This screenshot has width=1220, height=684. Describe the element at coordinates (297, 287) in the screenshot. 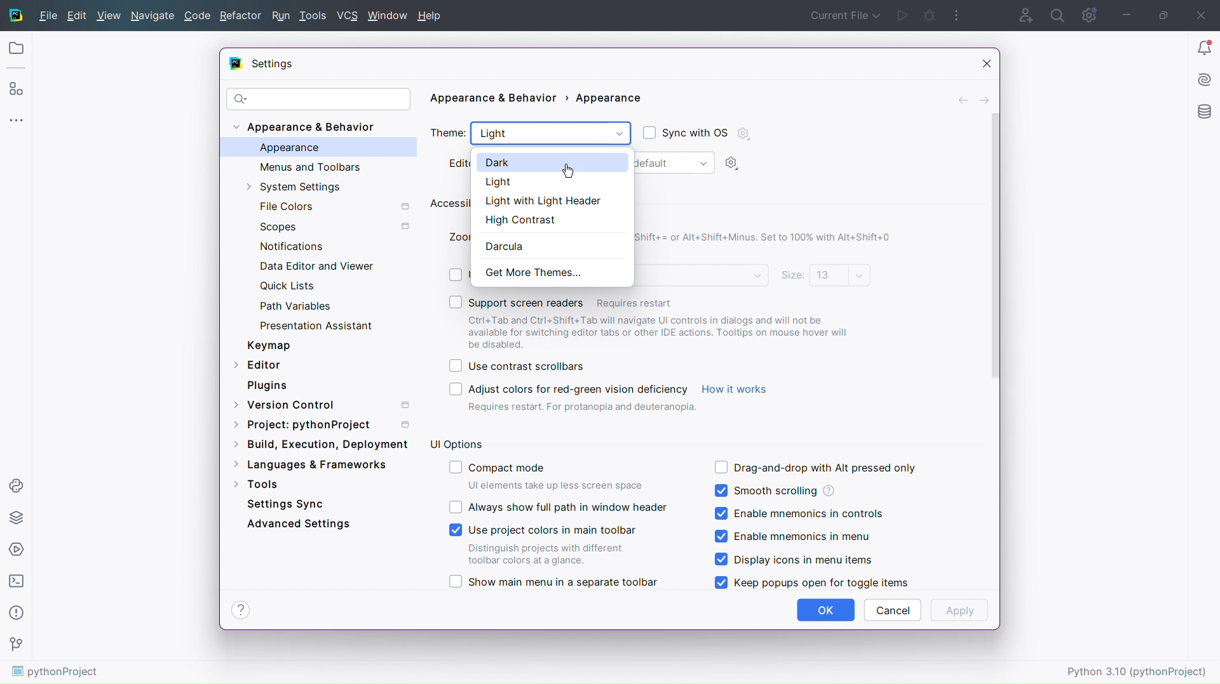

I see `Quick Lists` at that location.